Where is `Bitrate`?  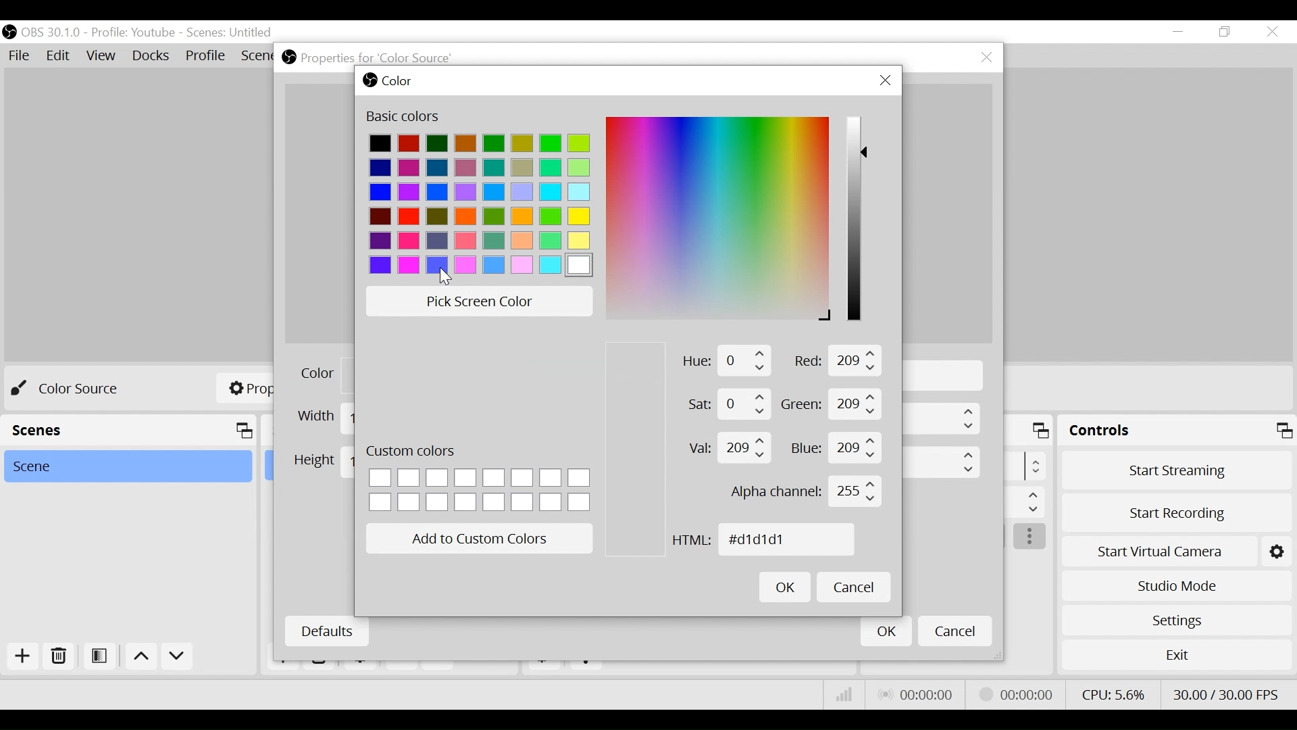 Bitrate is located at coordinates (842, 695).